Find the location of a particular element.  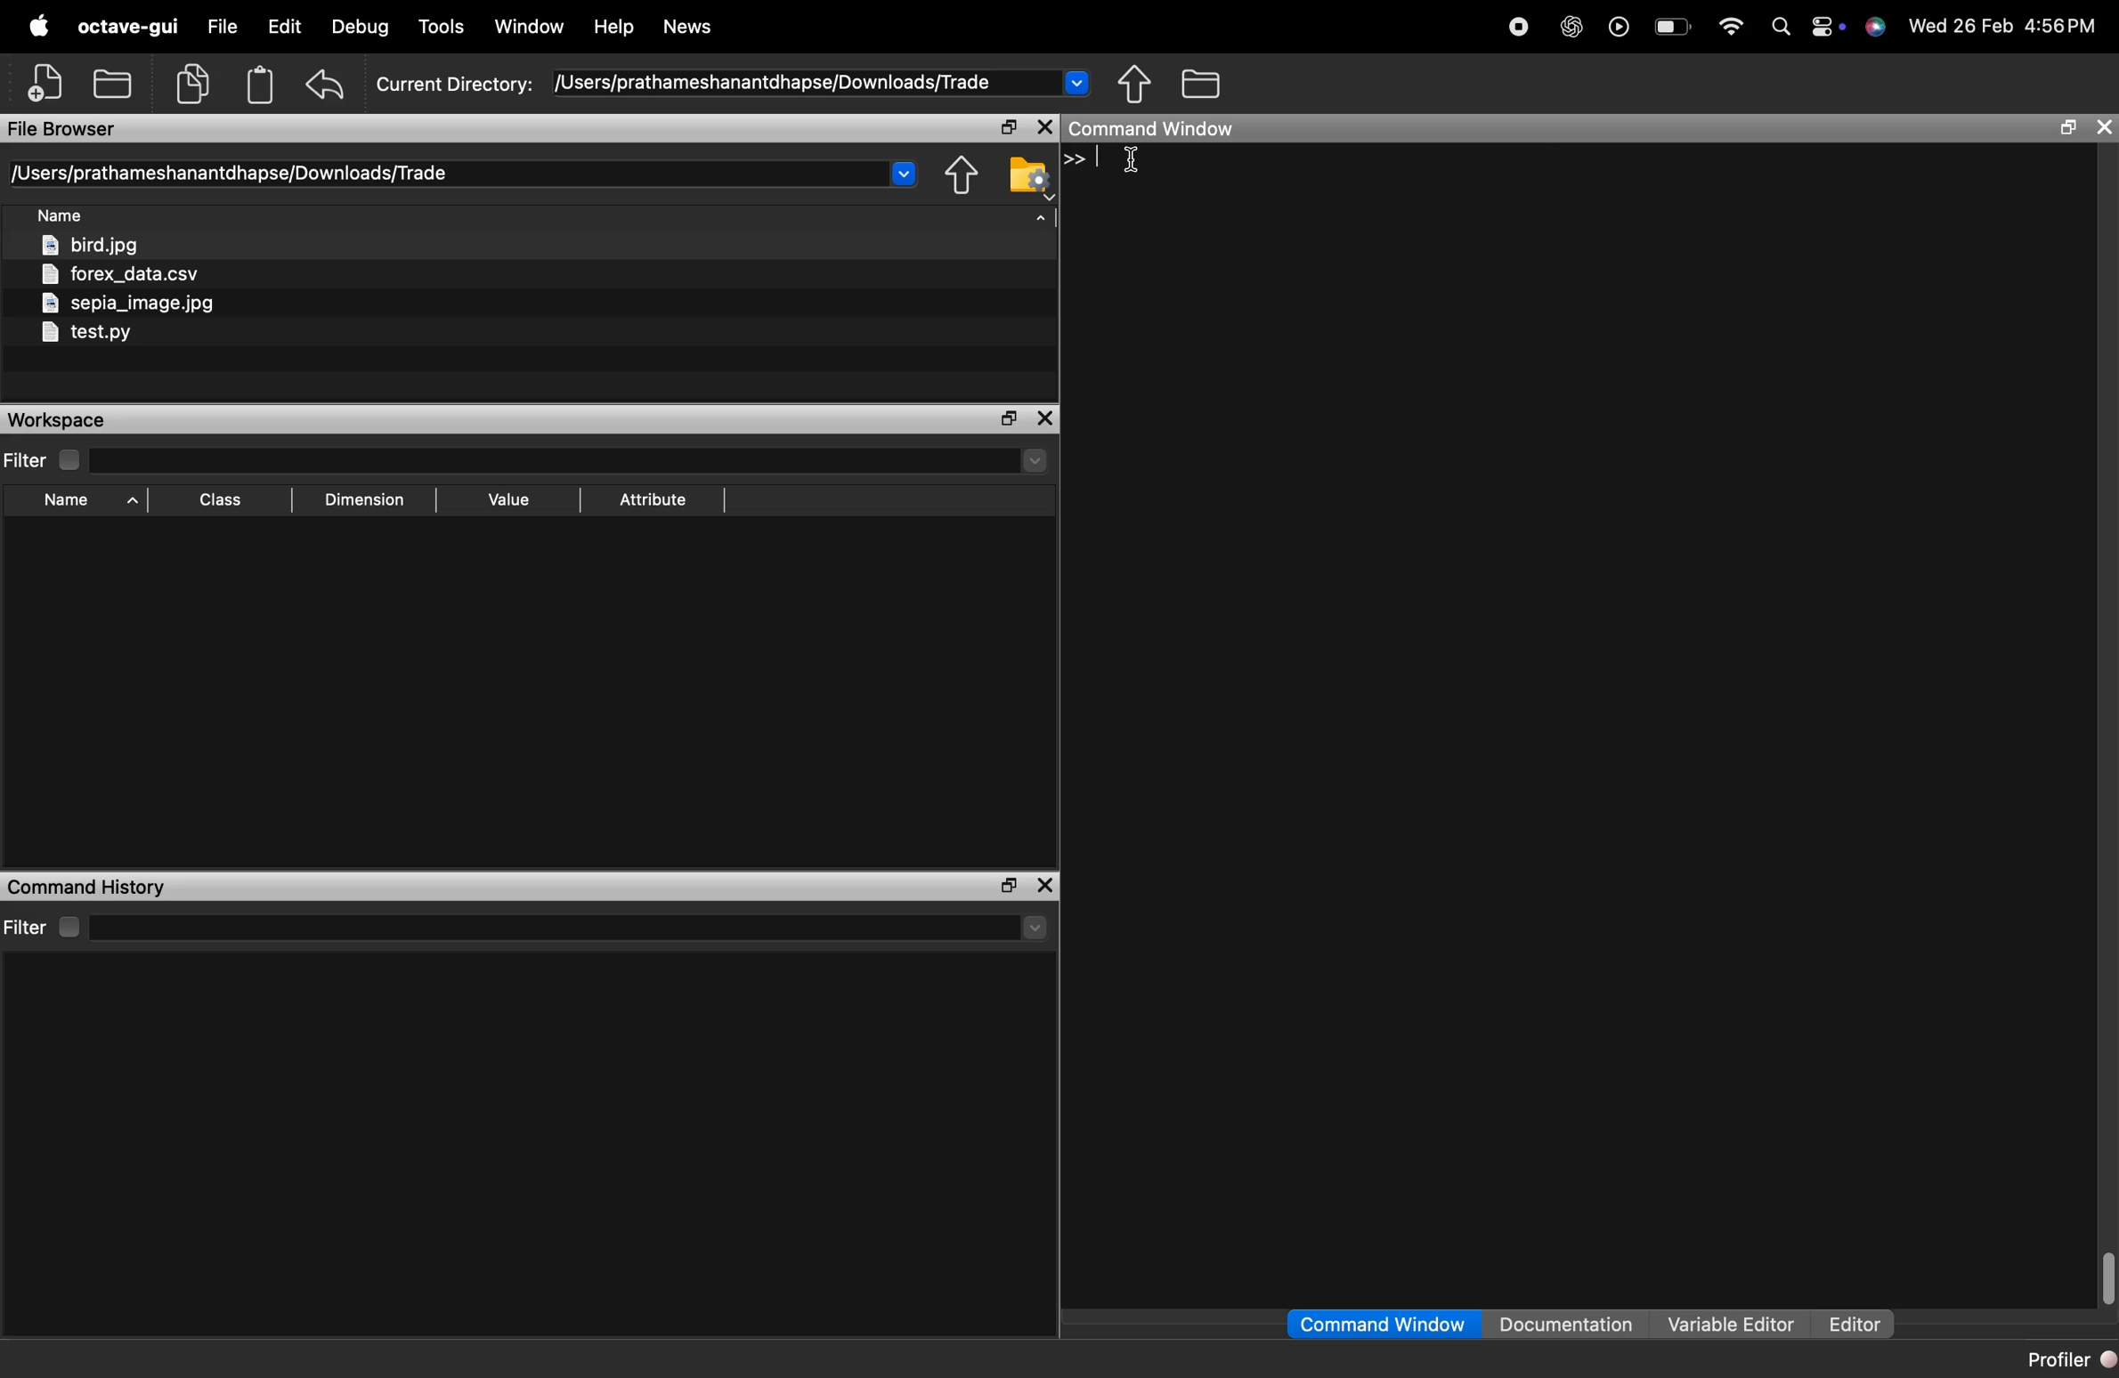

Variable Editor is located at coordinates (1730, 1325).